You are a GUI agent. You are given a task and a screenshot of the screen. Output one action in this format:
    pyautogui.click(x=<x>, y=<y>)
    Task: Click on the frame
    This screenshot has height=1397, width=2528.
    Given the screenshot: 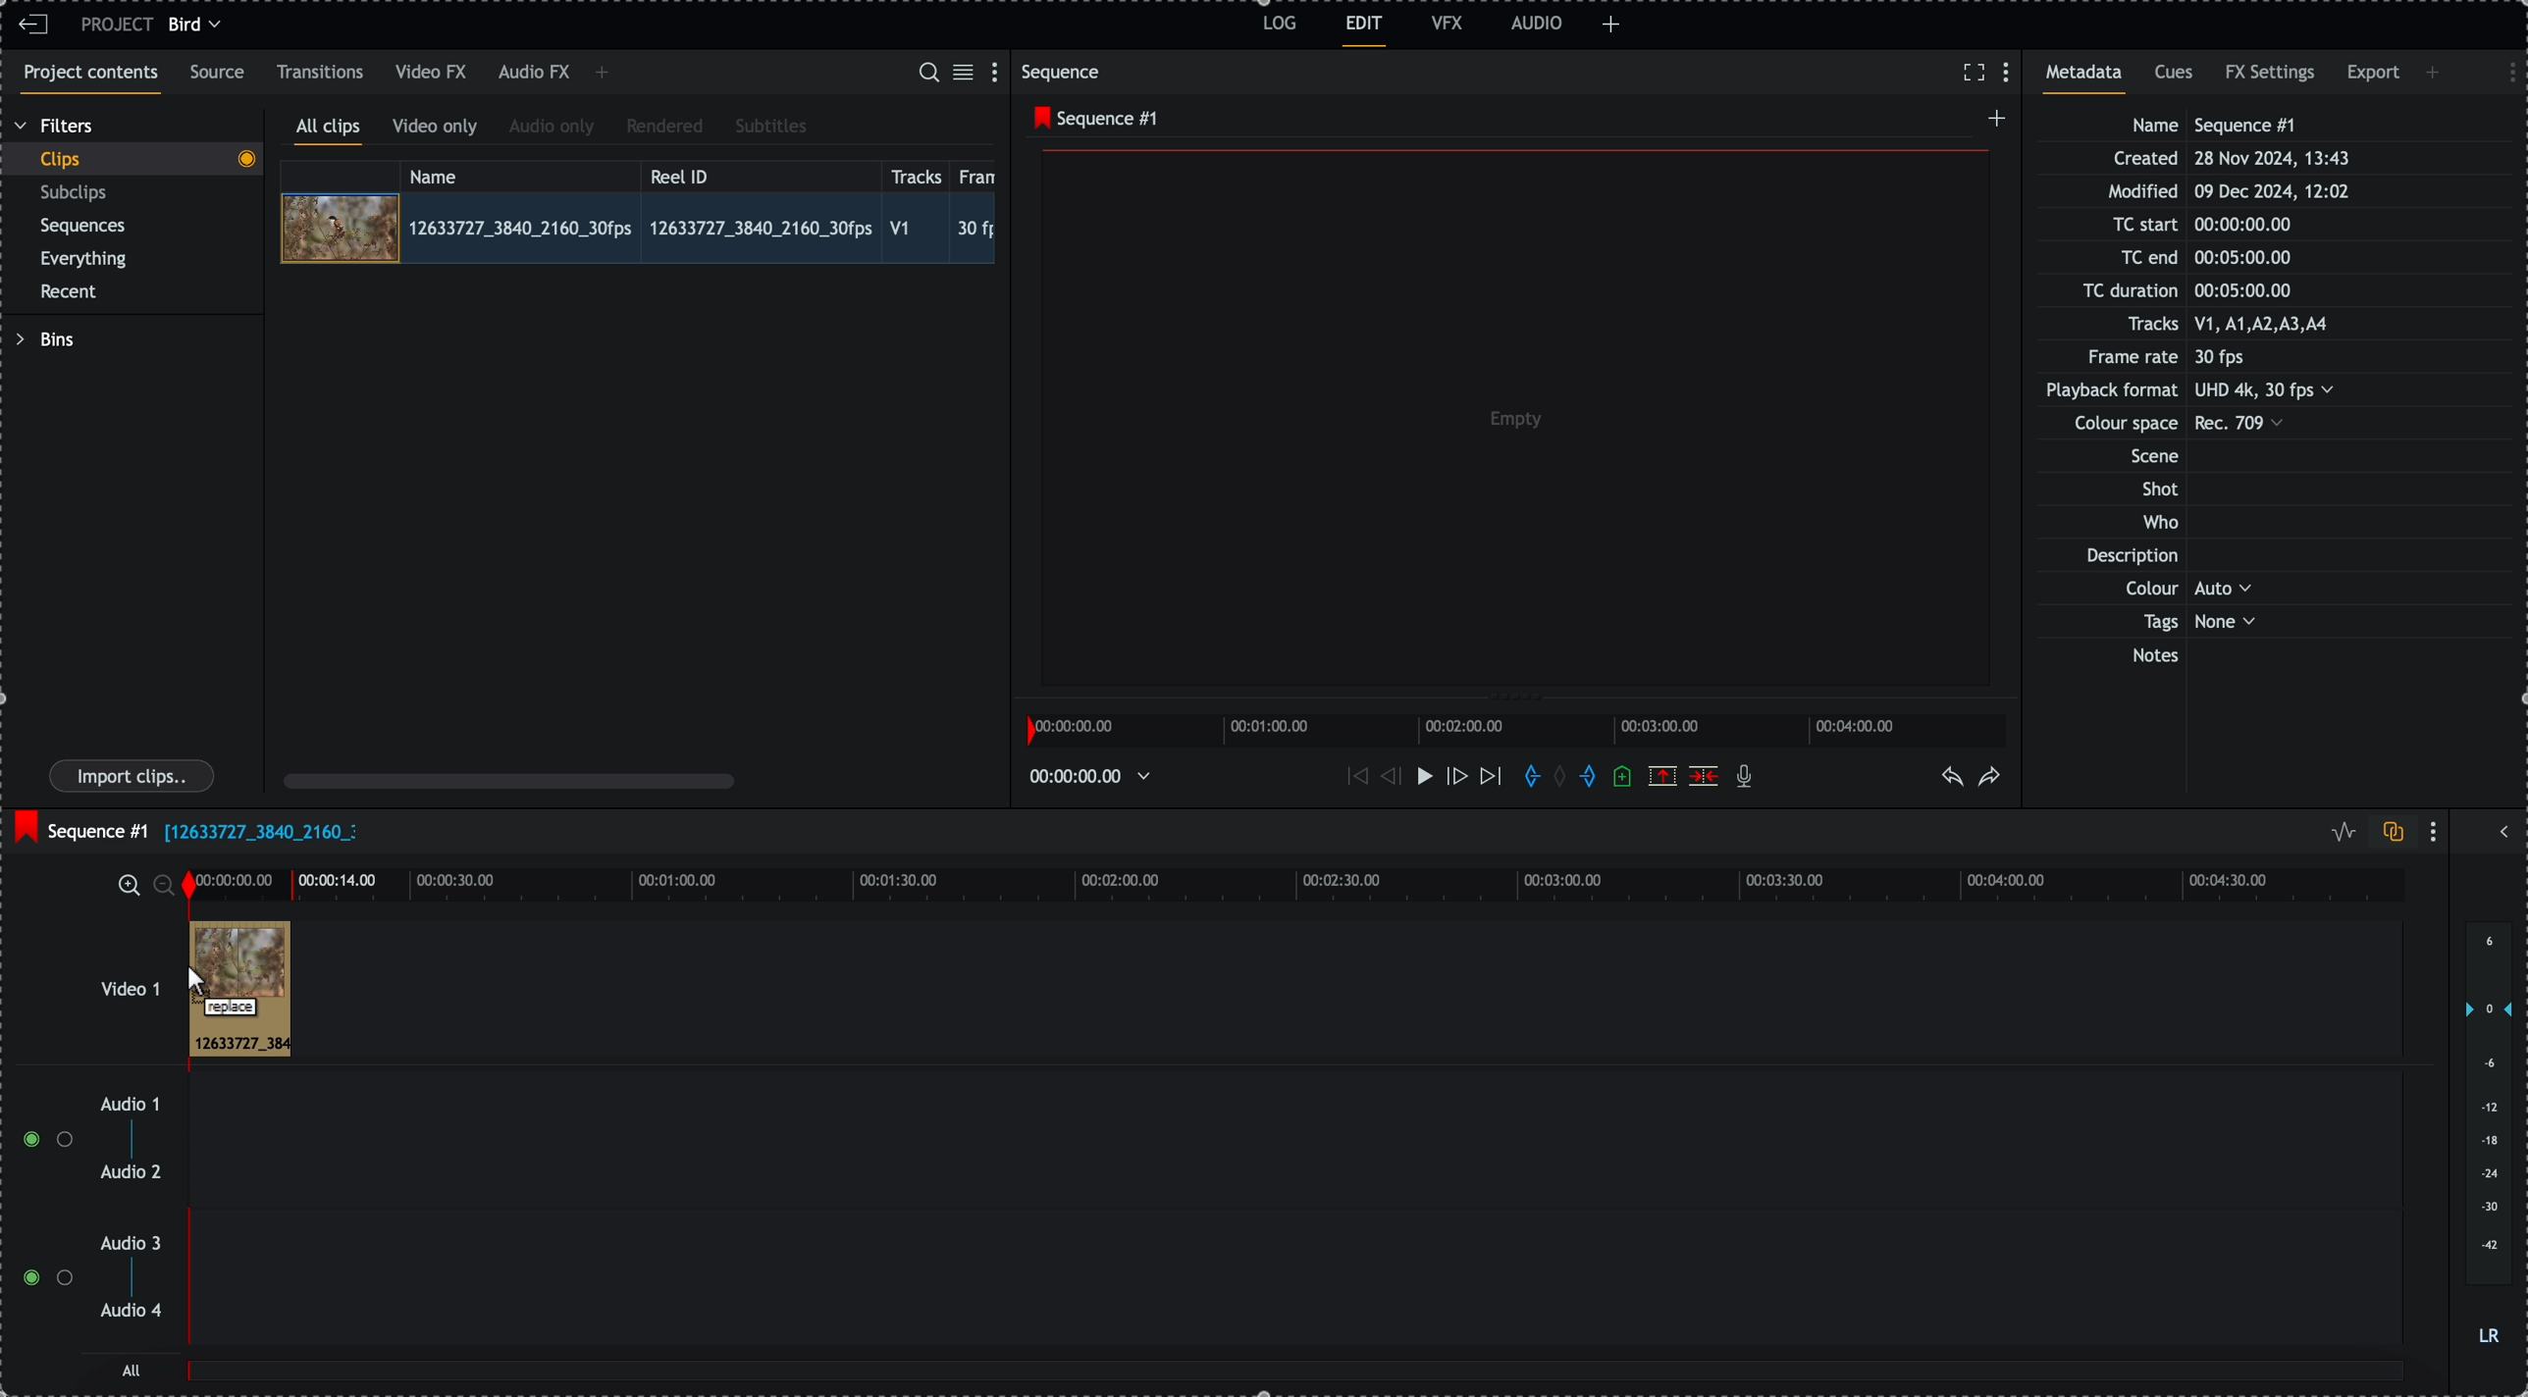 What is the action you would take?
    pyautogui.click(x=981, y=174)
    